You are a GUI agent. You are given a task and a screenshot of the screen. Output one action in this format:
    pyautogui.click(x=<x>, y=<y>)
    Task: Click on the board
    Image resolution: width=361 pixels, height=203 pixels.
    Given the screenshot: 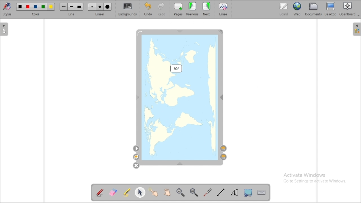 What is the action you would take?
    pyautogui.click(x=284, y=9)
    